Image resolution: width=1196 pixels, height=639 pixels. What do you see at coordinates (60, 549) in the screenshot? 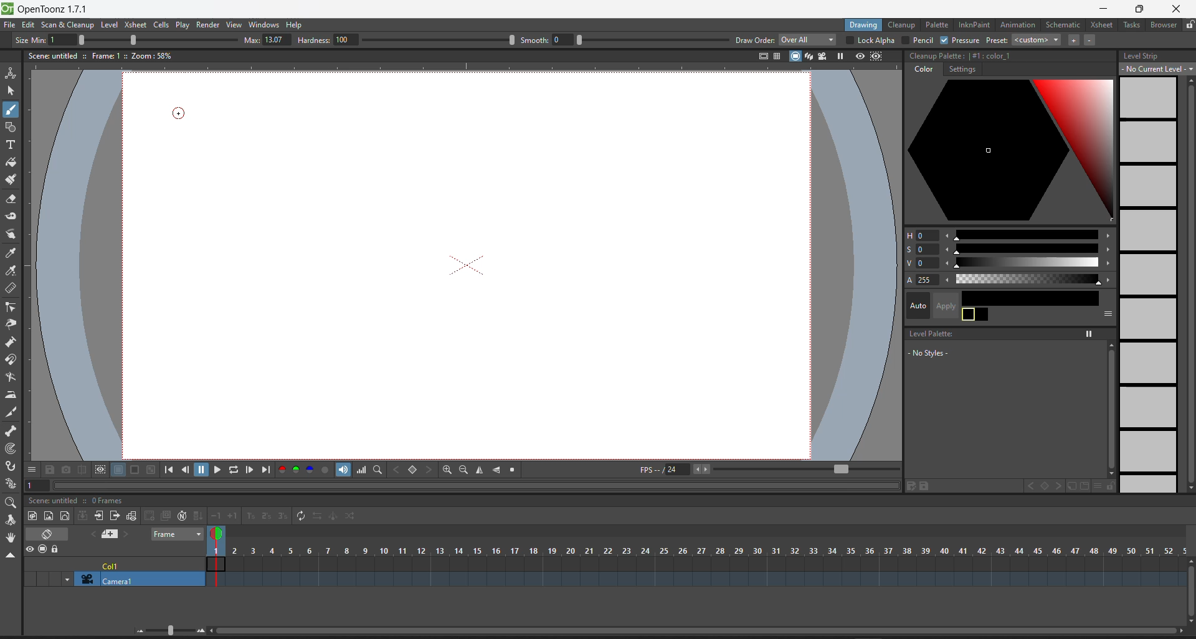
I see `lock toggle all` at bounding box center [60, 549].